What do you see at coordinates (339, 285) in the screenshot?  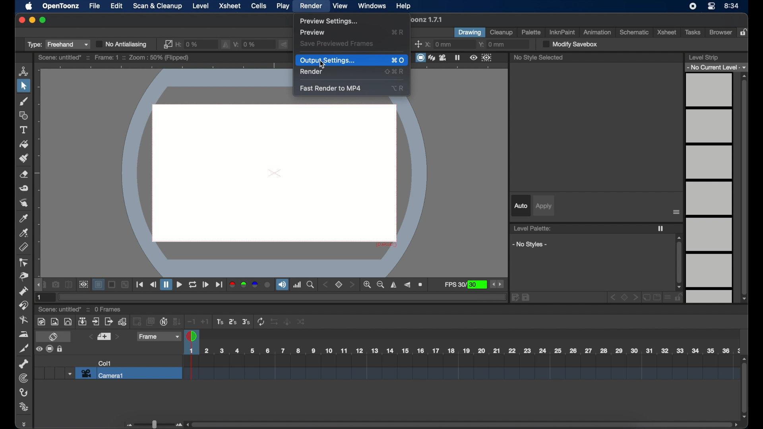 I see `set` at bounding box center [339, 285].